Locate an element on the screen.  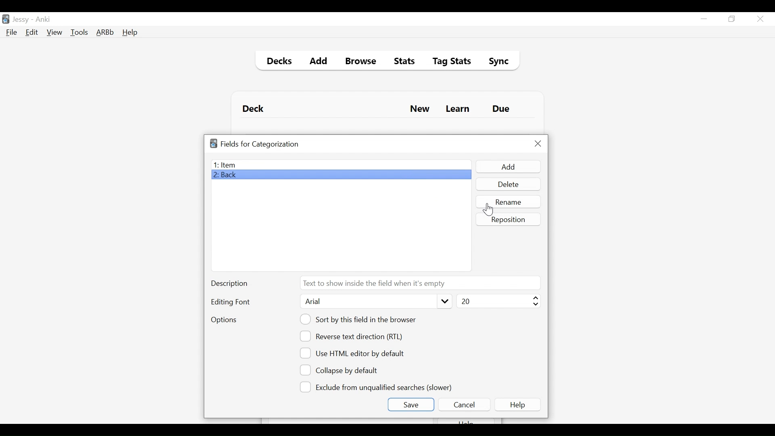
(un)select RTL is located at coordinates (355, 336).